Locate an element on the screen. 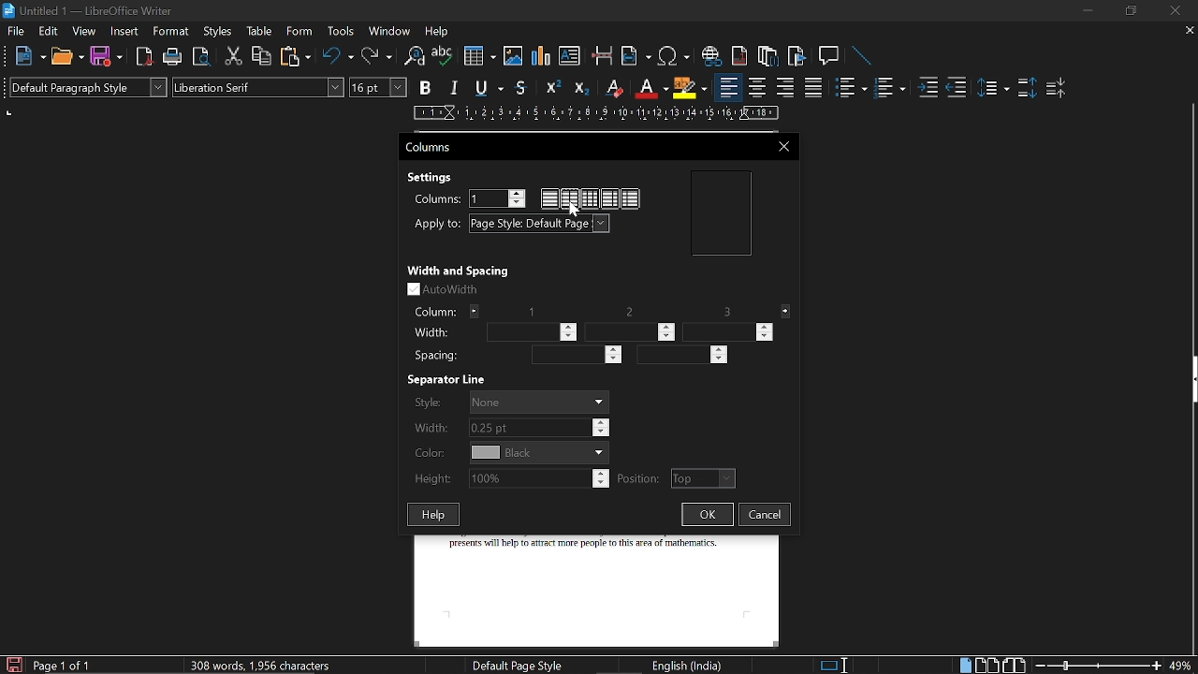  Insert bookmark is located at coordinates (798, 57).